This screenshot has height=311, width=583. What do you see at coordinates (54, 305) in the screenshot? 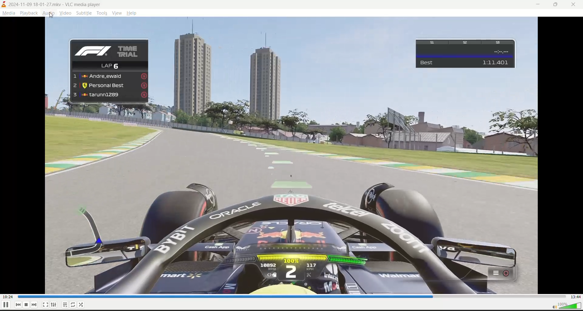
I see `settings` at bounding box center [54, 305].